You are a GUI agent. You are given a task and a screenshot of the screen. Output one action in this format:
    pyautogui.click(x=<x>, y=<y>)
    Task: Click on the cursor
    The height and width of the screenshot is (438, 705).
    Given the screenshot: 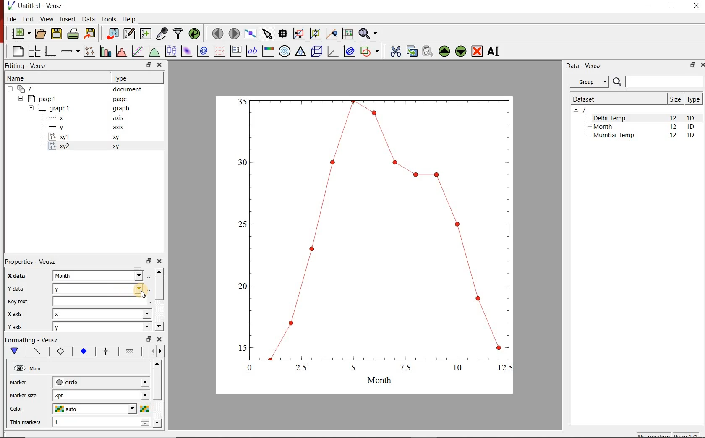 What is the action you would take?
    pyautogui.click(x=141, y=293)
    